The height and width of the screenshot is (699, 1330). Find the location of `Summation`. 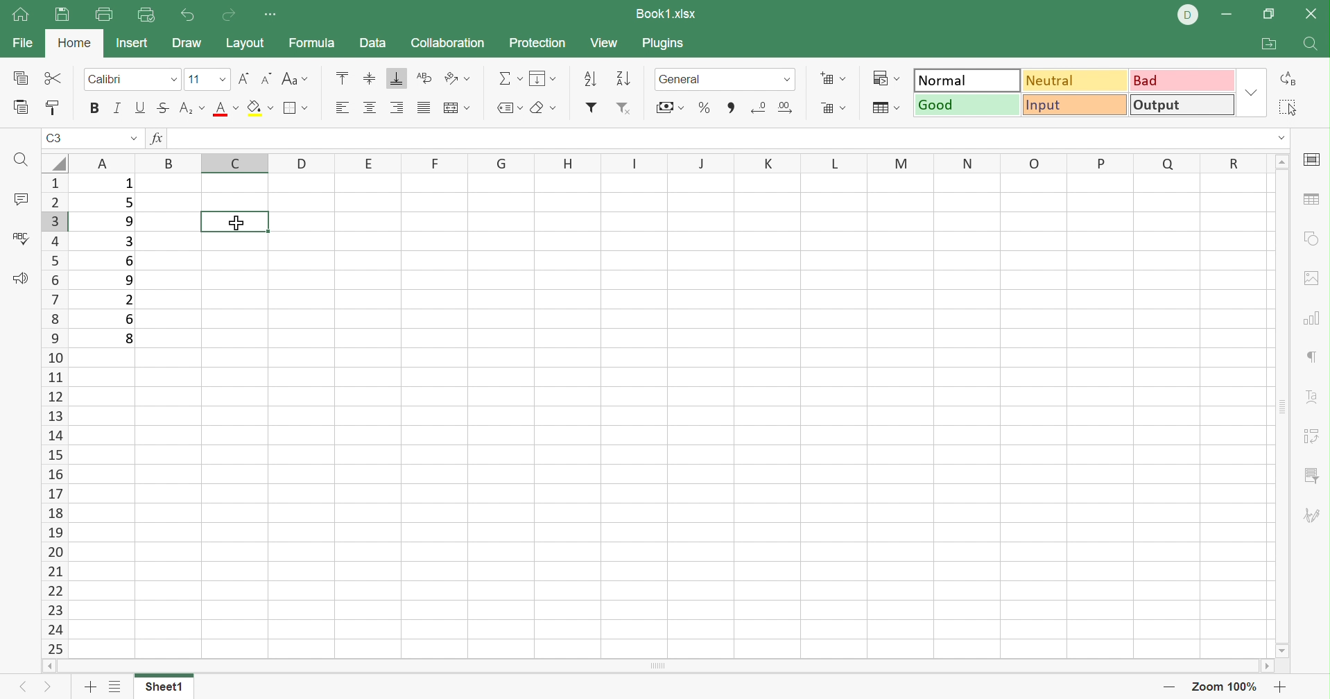

Summation is located at coordinates (508, 79).